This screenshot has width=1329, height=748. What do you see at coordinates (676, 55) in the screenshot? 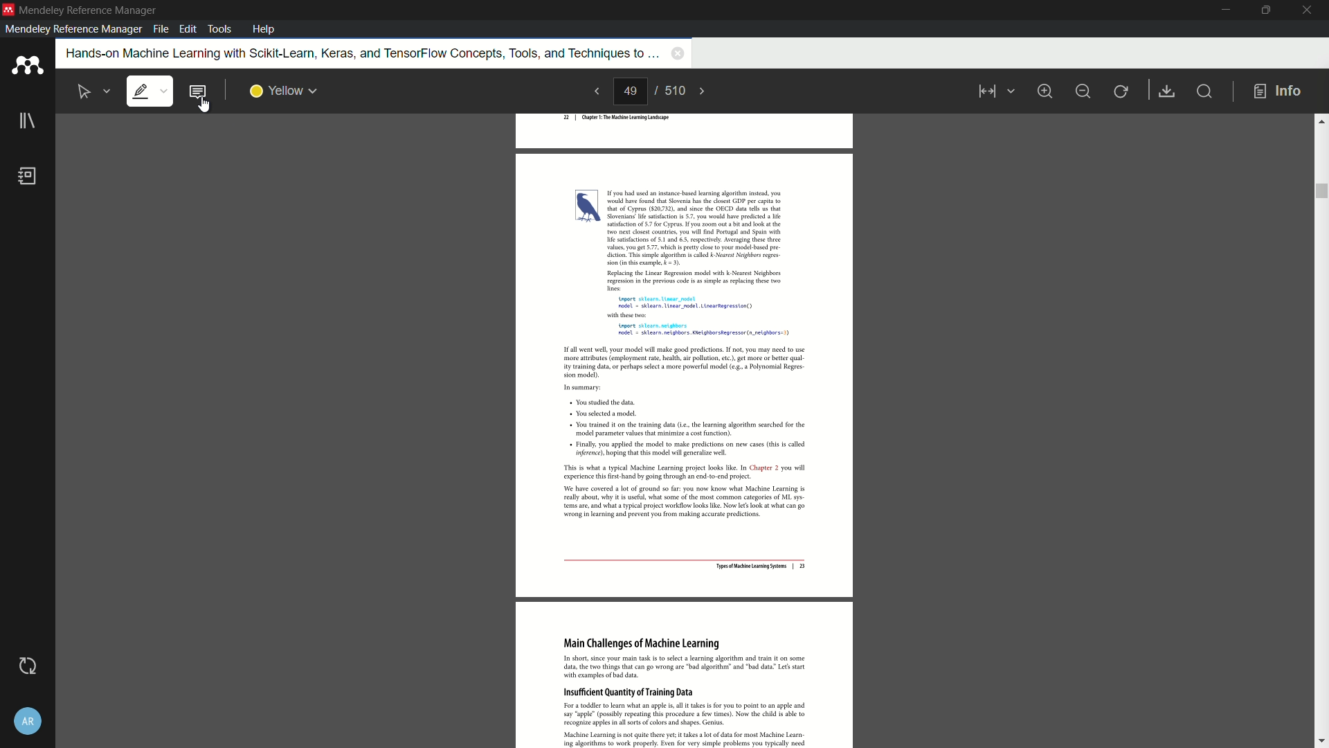
I see `close book` at bounding box center [676, 55].